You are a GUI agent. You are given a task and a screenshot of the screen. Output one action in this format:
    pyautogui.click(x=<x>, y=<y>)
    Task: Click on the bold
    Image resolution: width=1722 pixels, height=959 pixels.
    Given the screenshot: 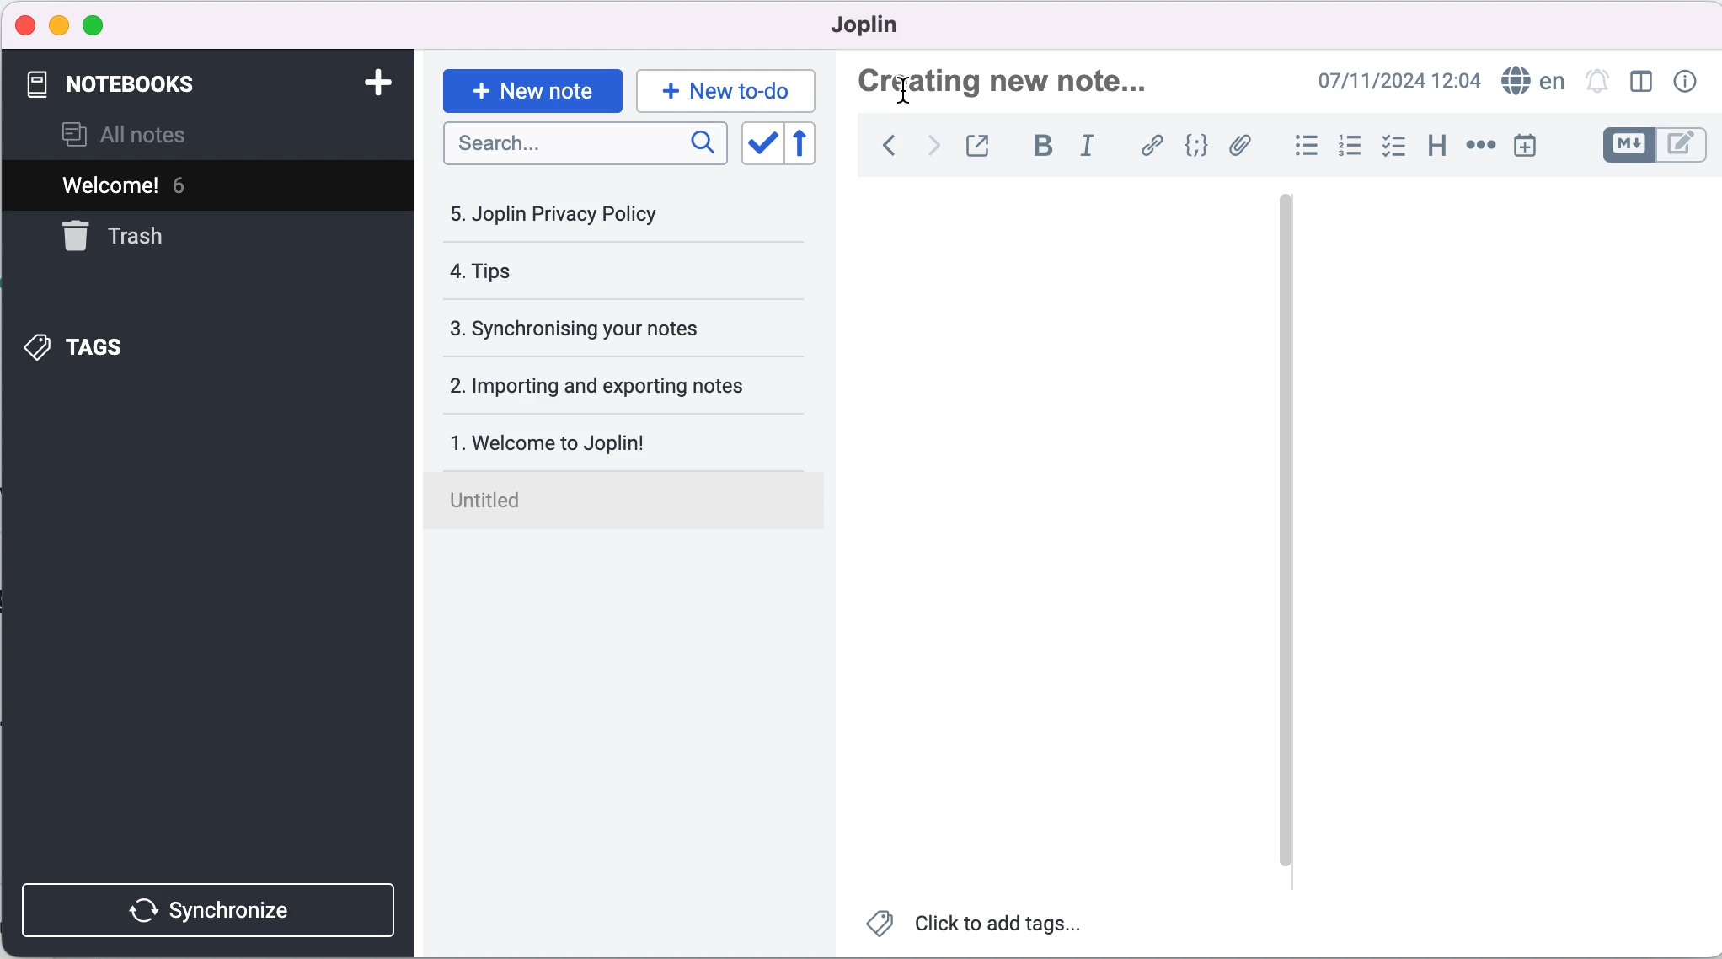 What is the action you would take?
    pyautogui.click(x=1043, y=145)
    